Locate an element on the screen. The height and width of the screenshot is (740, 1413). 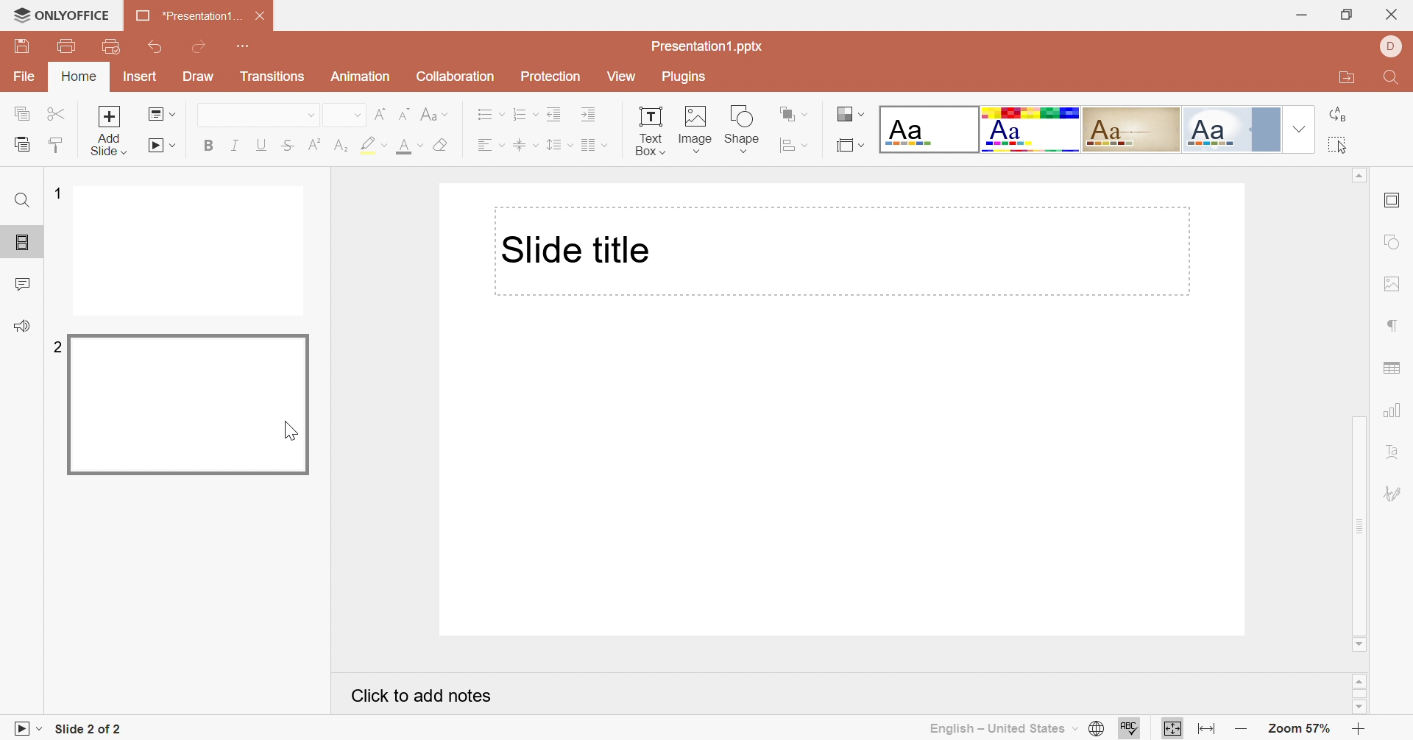
Image settings is located at coordinates (1389, 283).